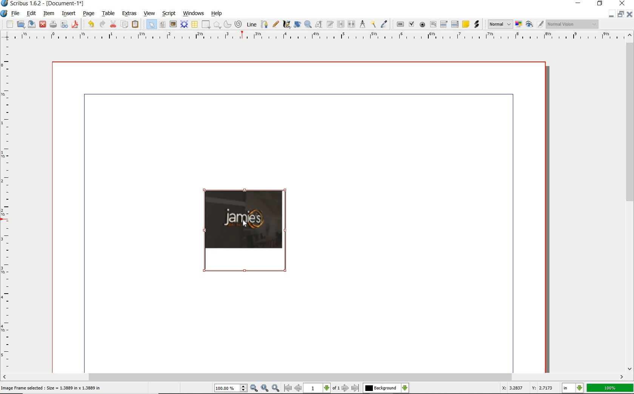 The image size is (634, 394). Describe the element at coordinates (88, 14) in the screenshot. I see `page` at that location.